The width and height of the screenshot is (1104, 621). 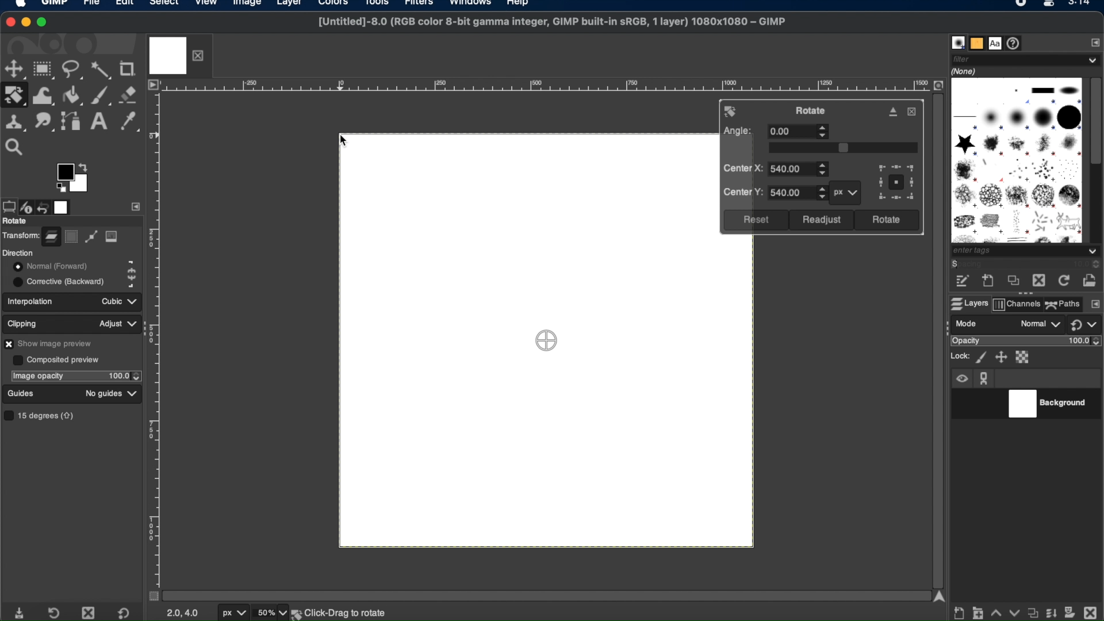 I want to click on restore to default value, so click(x=128, y=613).